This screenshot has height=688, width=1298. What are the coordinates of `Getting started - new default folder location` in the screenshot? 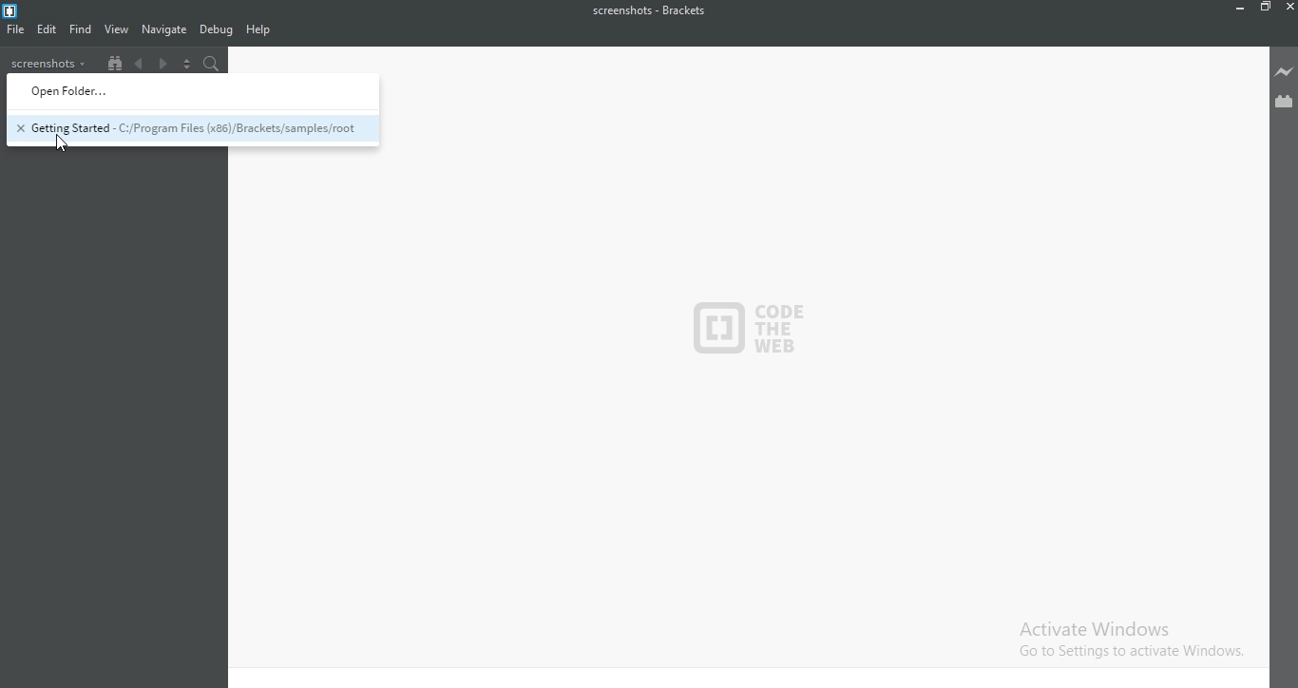 It's located at (190, 130).